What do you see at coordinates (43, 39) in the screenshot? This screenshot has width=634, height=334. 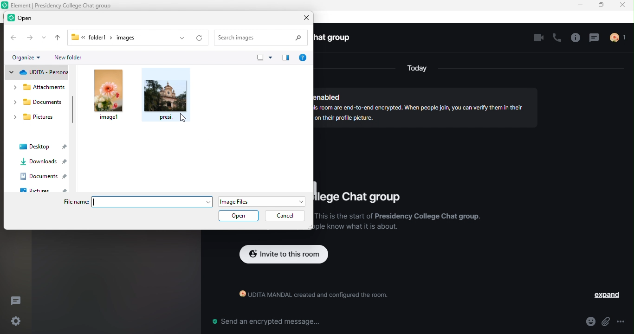 I see `recent location` at bounding box center [43, 39].